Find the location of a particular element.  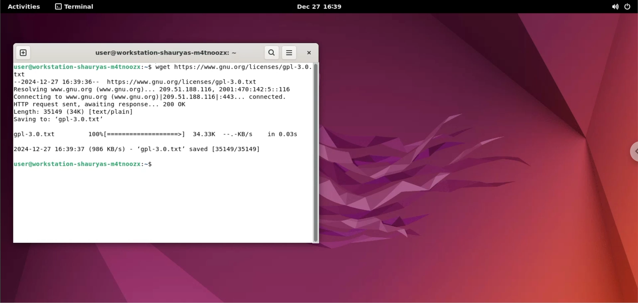

user@workstation-shauryas-m4tnoozx: ~ is located at coordinates (162, 52).